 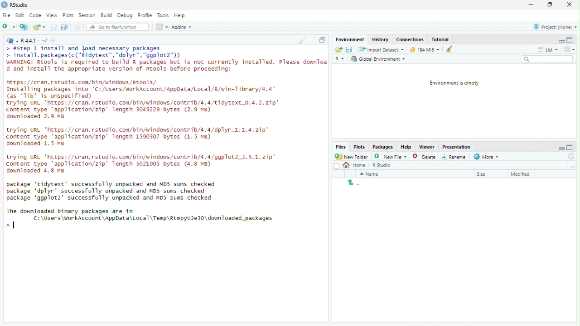 What do you see at coordinates (125, 14) in the screenshot?
I see `Debug` at bounding box center [125, 14].